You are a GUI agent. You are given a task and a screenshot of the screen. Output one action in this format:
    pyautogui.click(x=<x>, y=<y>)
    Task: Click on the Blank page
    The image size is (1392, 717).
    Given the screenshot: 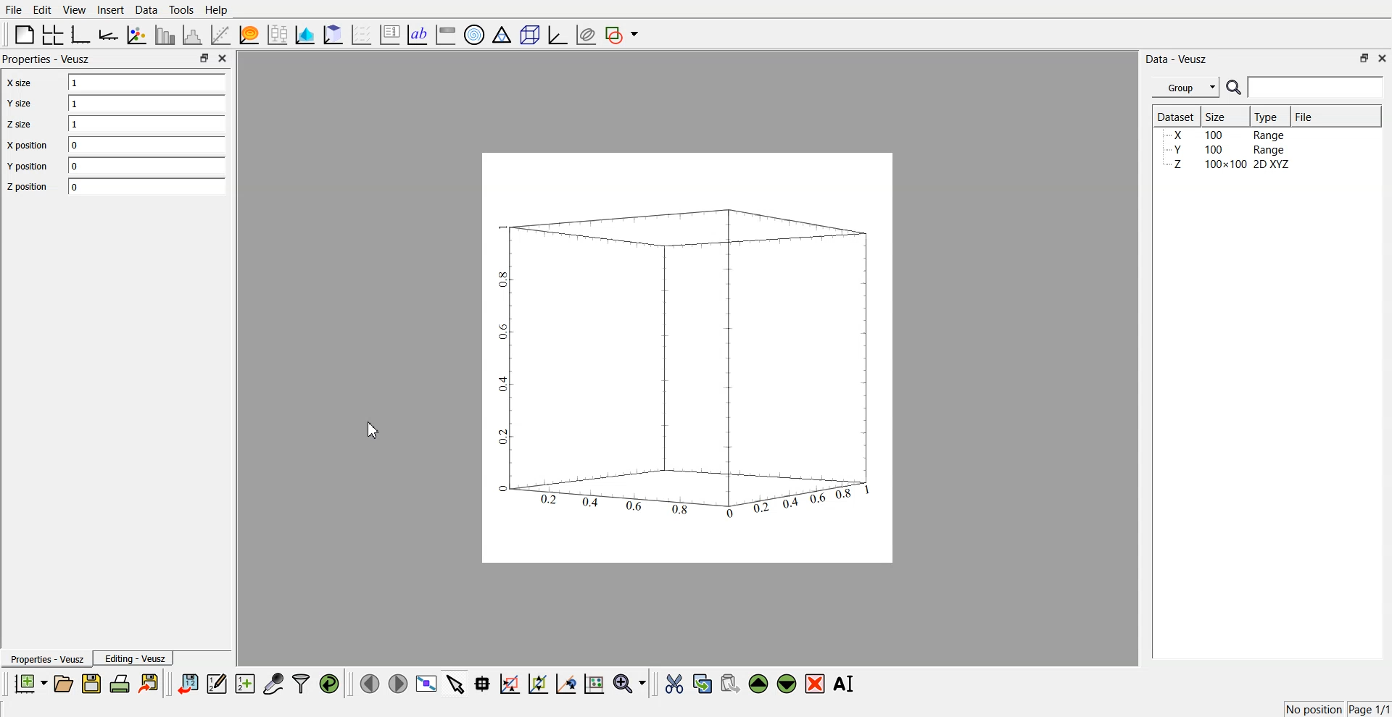 What is the action you would take?
    pyautogui.click(x=25, y=34)
    